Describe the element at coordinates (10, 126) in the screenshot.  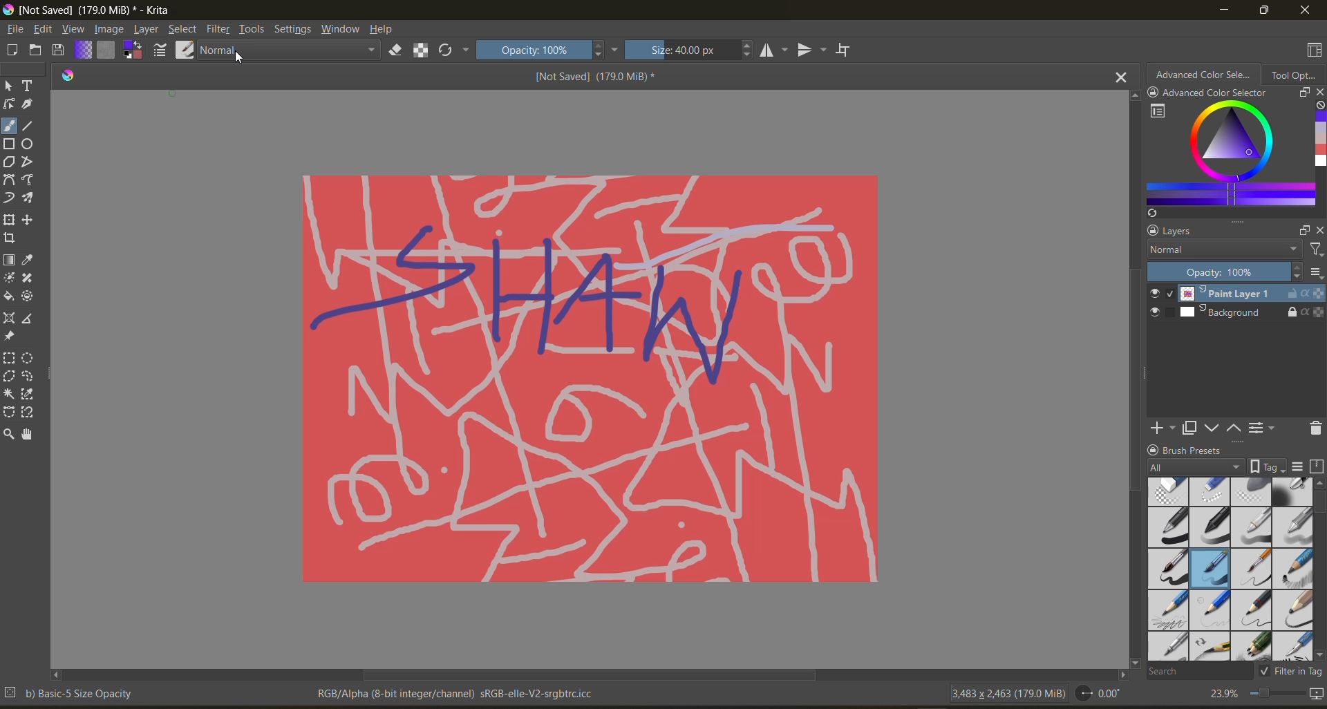
I see `free hand brush` at that location.